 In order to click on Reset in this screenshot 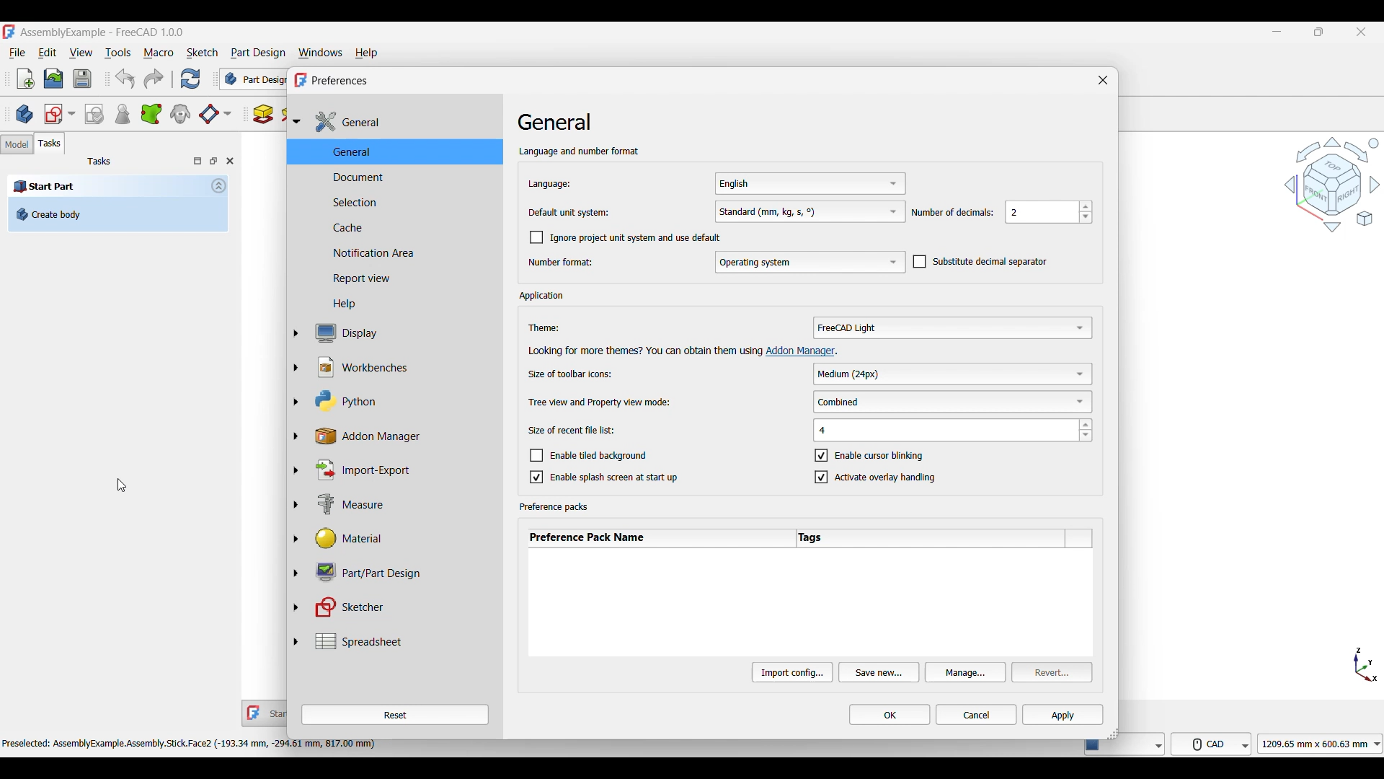, I will do `click(394, 715)`.